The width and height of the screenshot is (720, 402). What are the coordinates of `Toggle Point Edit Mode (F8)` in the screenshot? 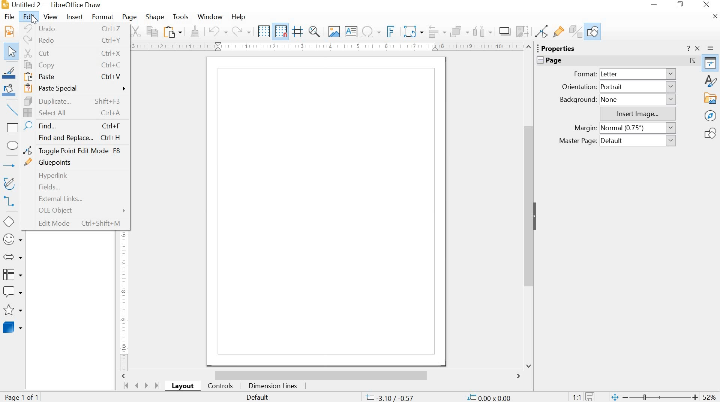 It's located at (543, 31).